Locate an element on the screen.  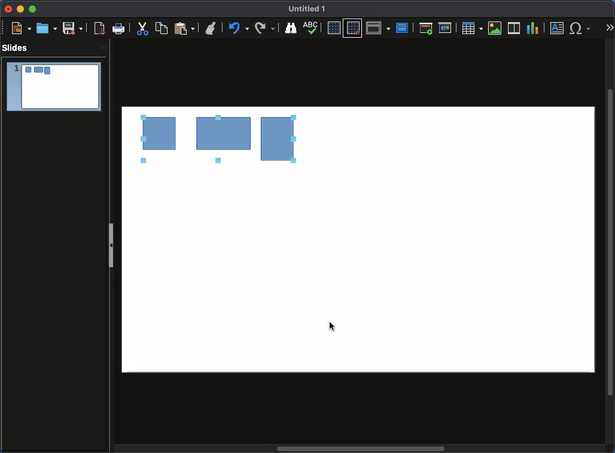
Minimize is located at coordinates (20, 10).